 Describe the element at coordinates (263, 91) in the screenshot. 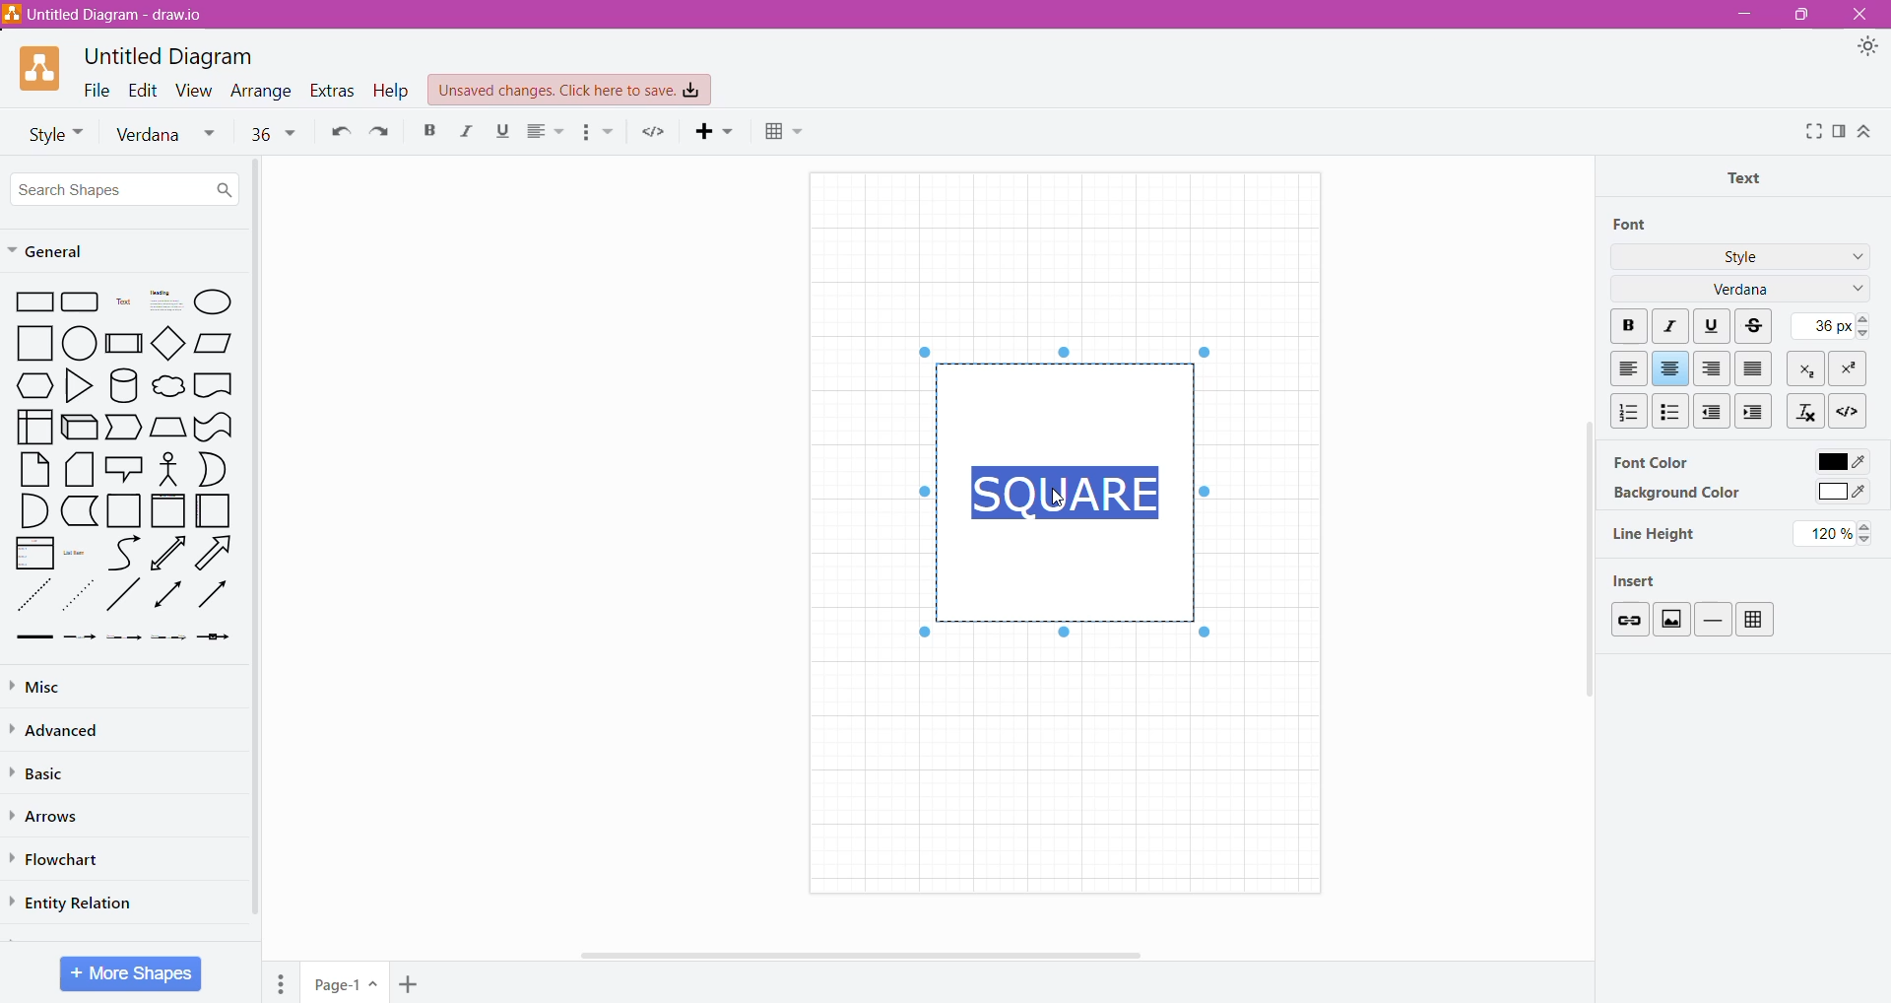

I see `Arrange` at that location.